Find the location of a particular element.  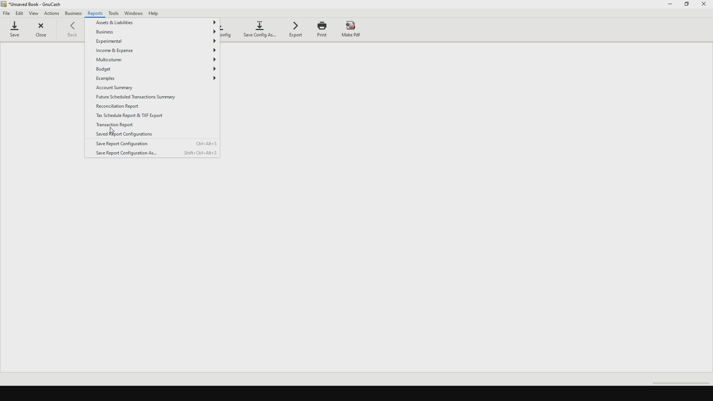

actions is located at coordinates (52, 14).